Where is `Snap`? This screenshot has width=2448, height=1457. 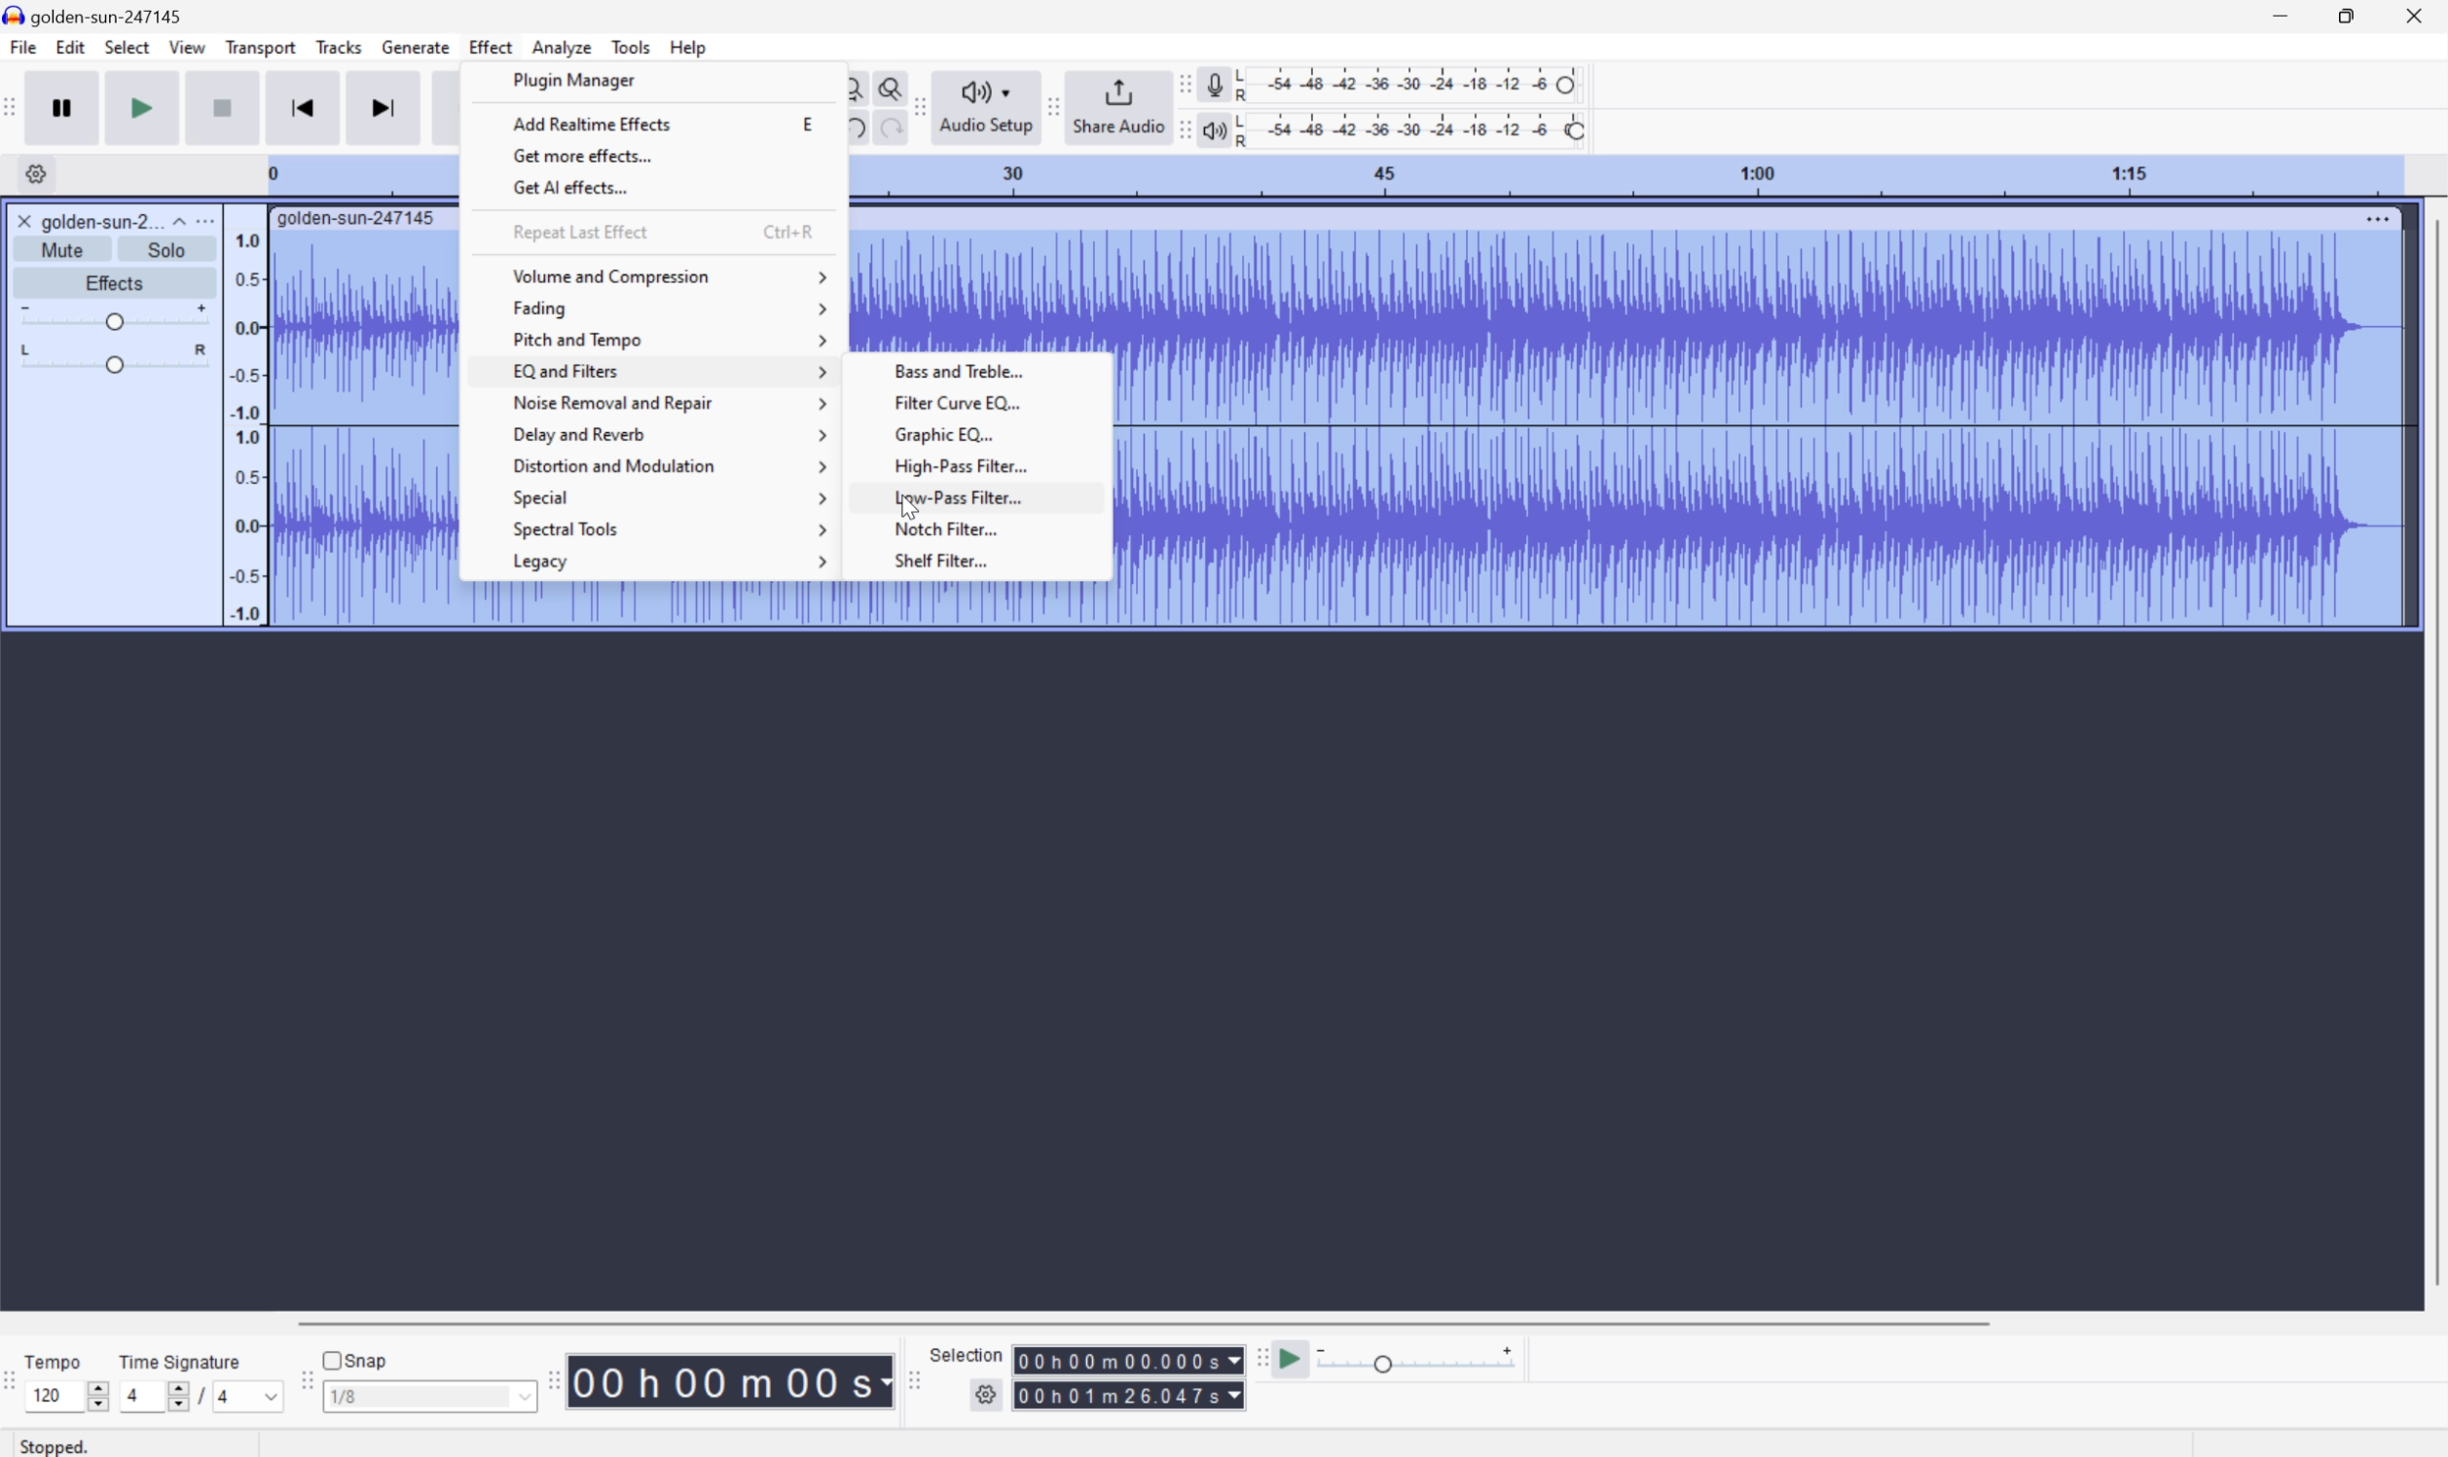
Snap is located at coordinates (355, 1359).